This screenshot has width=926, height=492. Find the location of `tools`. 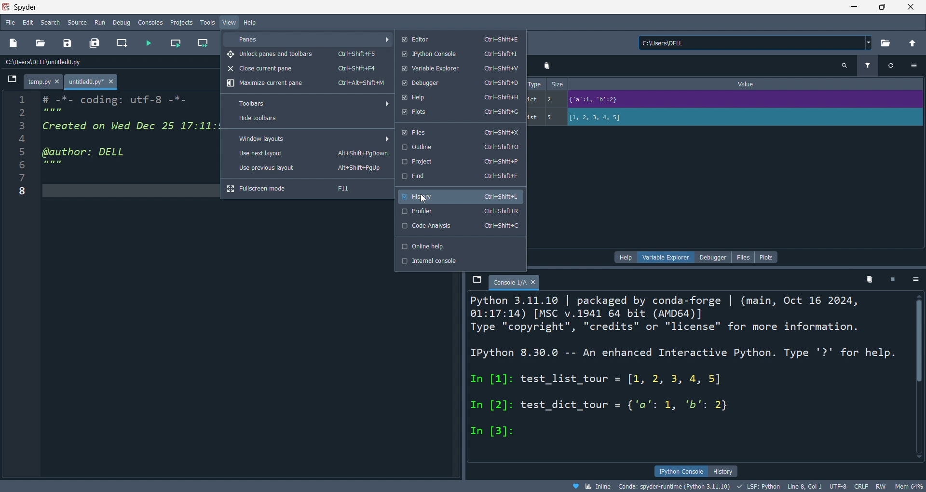

tools is located at coordinates (206, 23).